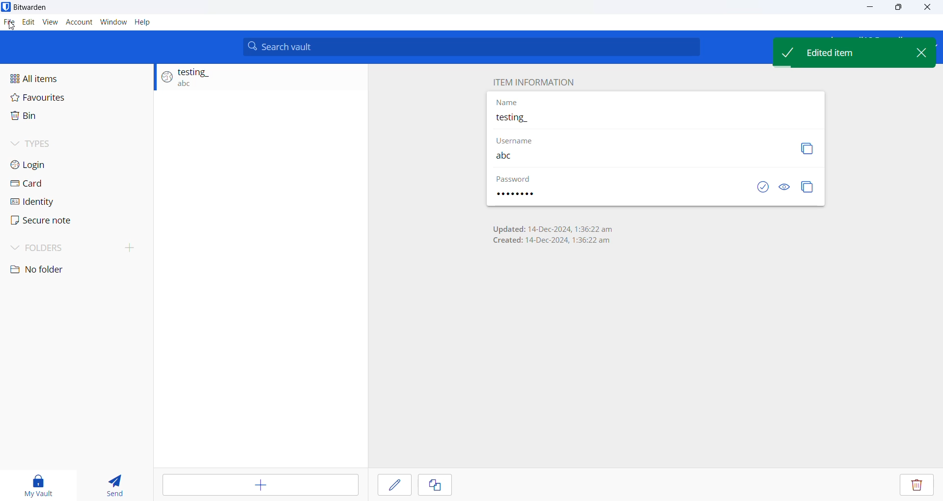 This screenshot has height=501, width=943. I want to click on , so click(524, 195).